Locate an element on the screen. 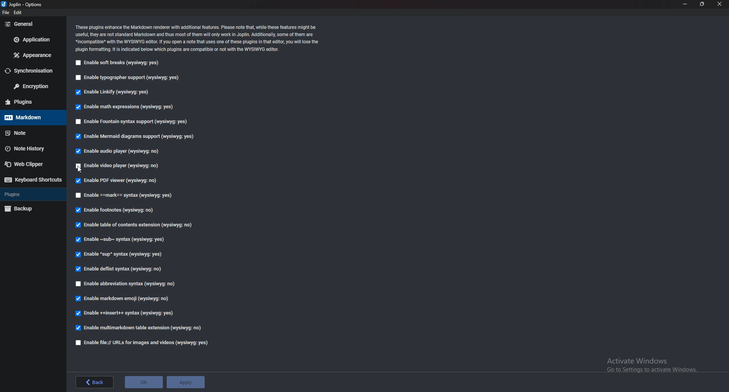  enable typographer support is located at coordinates (128, 79).